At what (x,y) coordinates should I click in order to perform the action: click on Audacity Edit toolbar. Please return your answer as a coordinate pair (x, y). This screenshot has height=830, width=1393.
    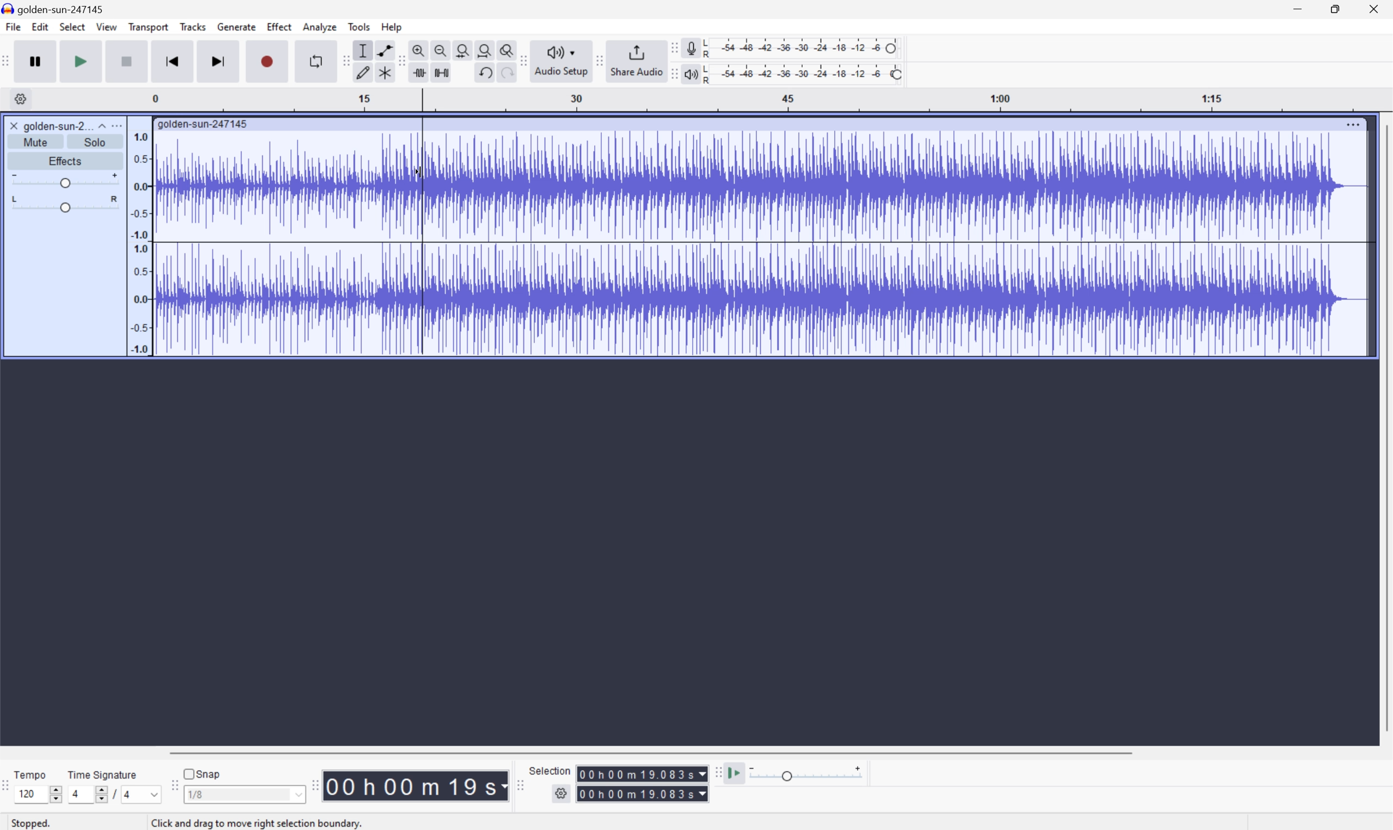
    Looking at the image, I should click on (342, 61).